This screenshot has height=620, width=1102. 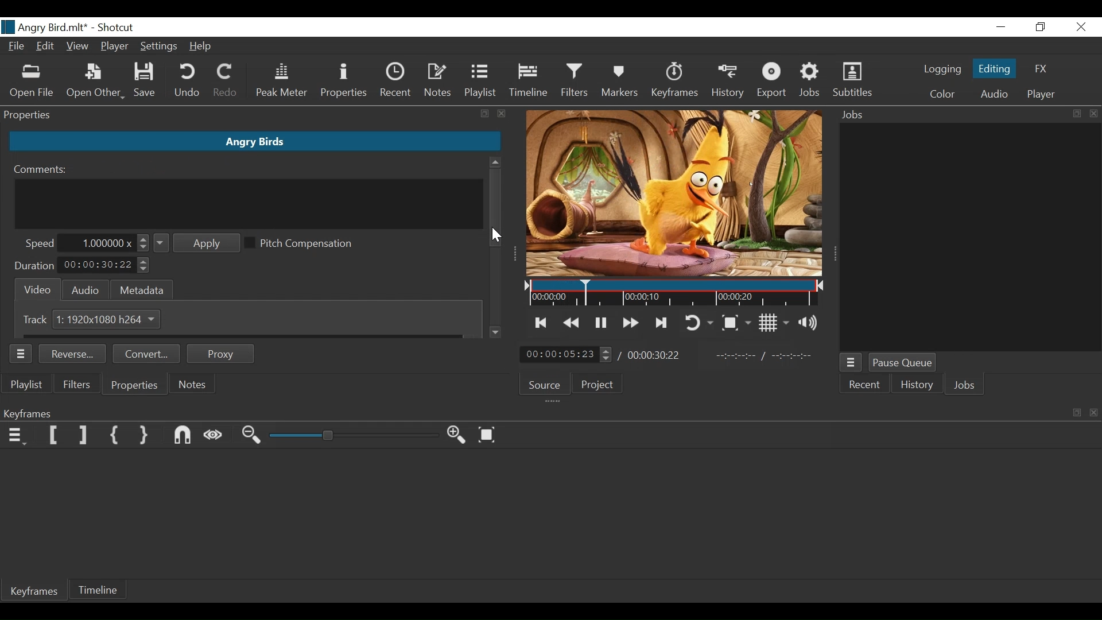 I want to click on Marker, so click(x=622, y=82).